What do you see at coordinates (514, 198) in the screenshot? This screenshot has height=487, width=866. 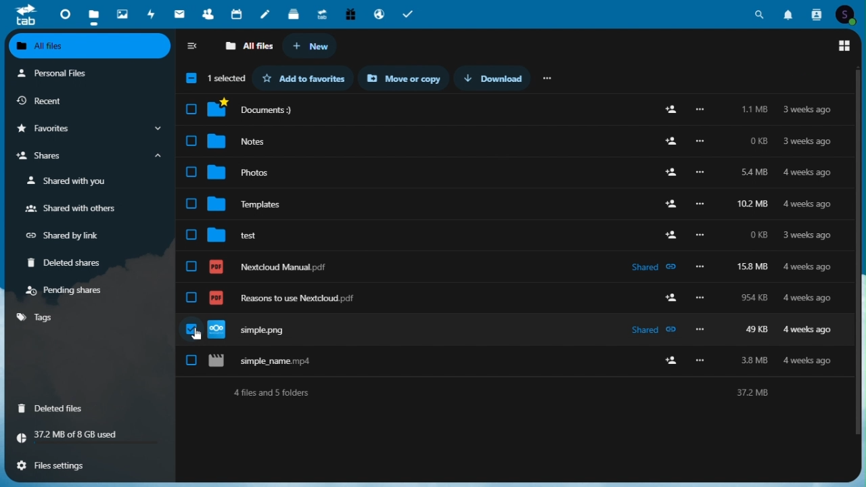 I see `Templates 102 MB 4 weeks ago` at bounding box center [514, 198].